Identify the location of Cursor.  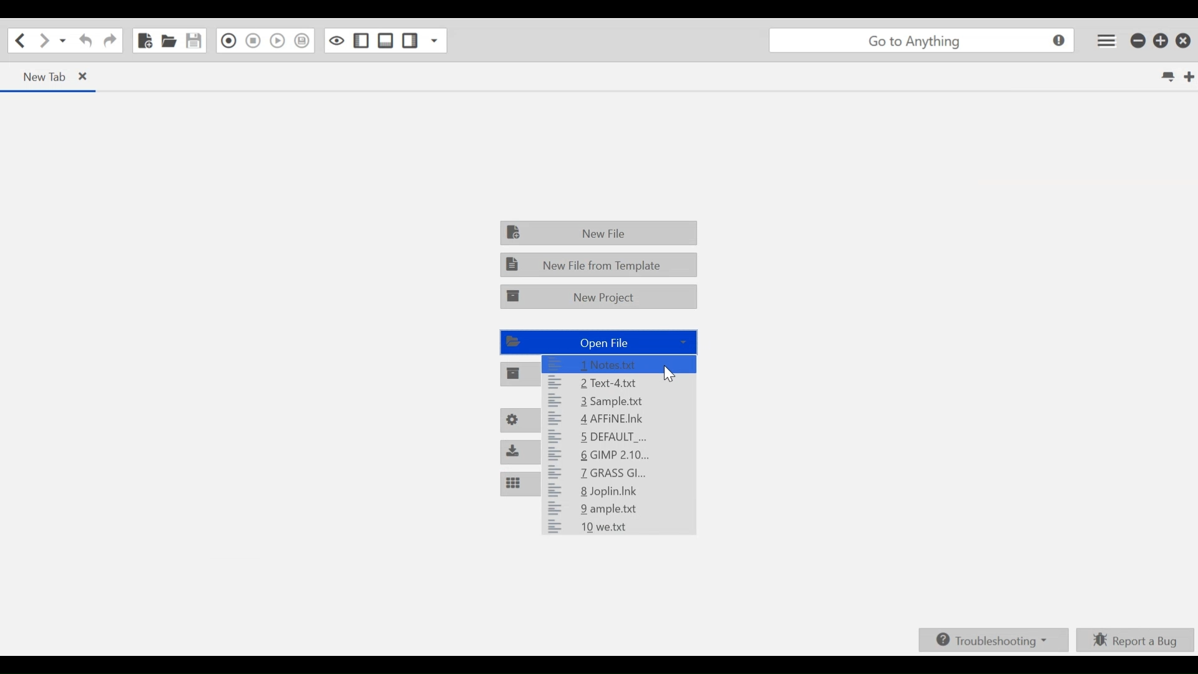
(671, 375).